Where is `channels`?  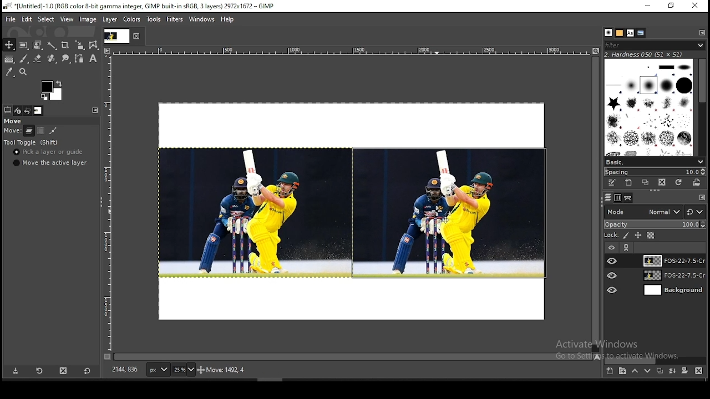 channels is located at coordinates (617, 198).